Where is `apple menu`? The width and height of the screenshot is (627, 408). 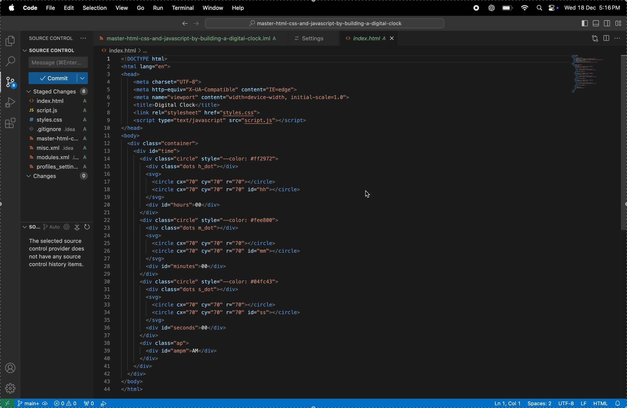 apple menu is located at coordinates (12, 8).